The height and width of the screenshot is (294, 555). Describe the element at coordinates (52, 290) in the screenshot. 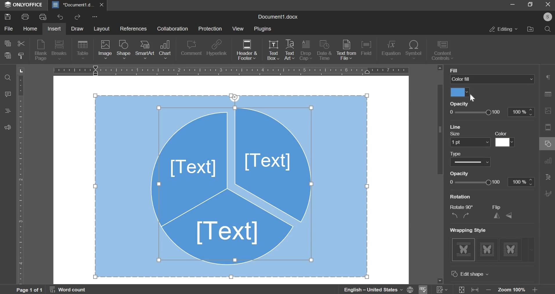

I see `page and word count` at that location.